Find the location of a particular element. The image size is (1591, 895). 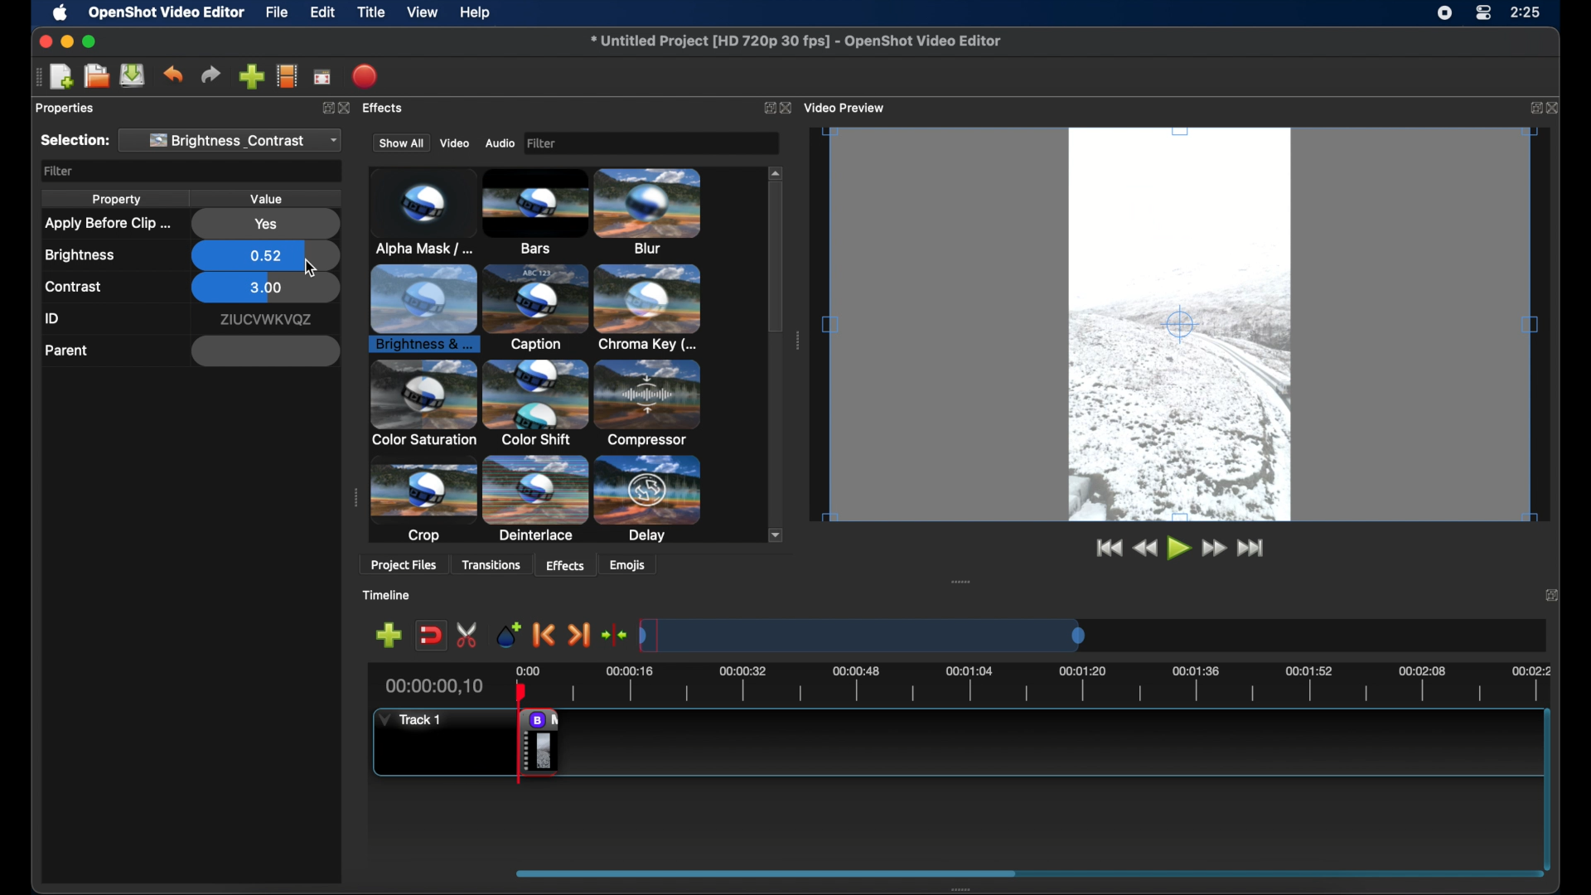

color saturation is located at coordinates (539, 308).